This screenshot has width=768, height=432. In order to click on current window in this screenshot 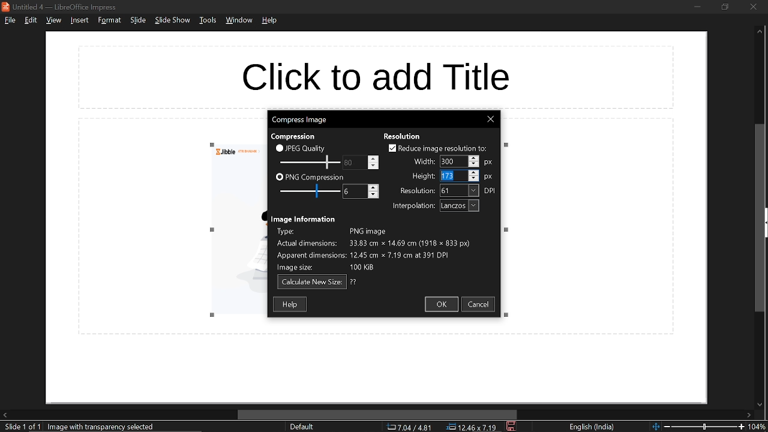, I will do `click(300, 120)`.